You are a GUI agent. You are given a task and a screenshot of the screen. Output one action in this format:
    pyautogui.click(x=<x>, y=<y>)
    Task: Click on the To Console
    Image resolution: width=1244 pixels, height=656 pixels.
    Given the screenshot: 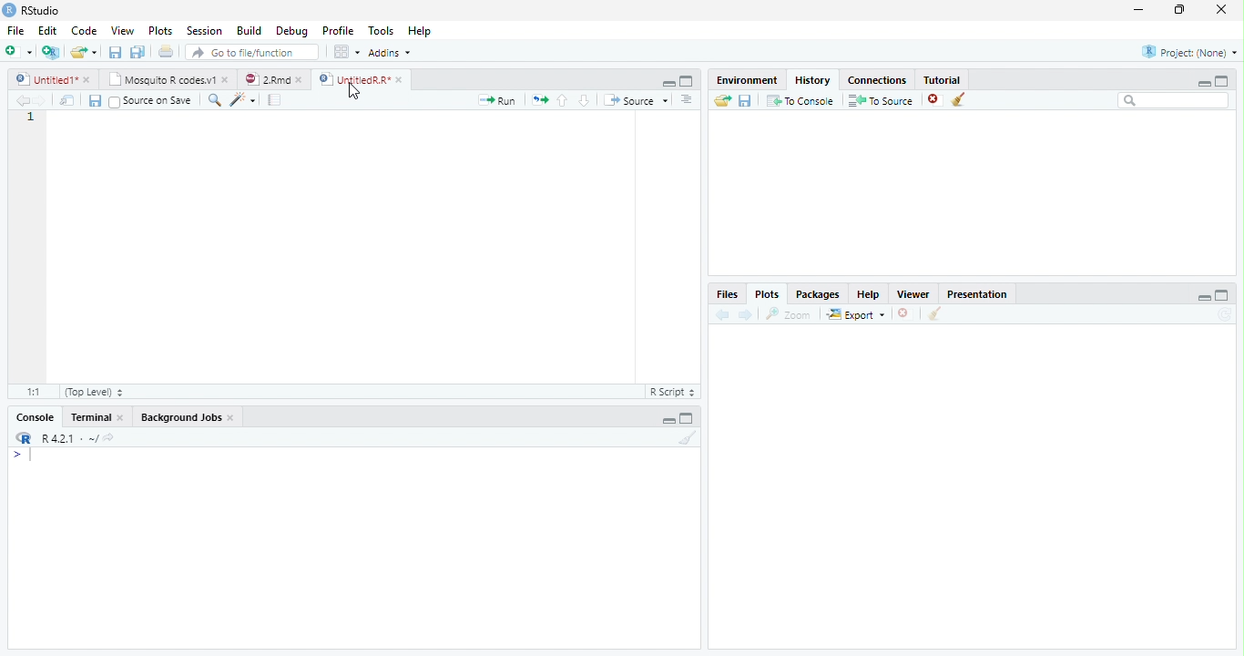 What is the action you would take?
    pyautogui.click(x=800, y=103)
    